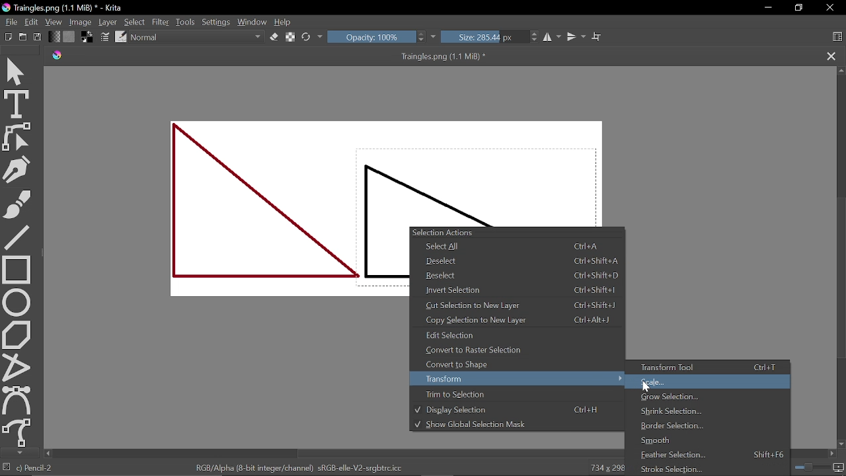 This screenshot has width=846, height=476. Describe the element at coordinates (216, 22) in the screenshot. I see `Settings` at that location.